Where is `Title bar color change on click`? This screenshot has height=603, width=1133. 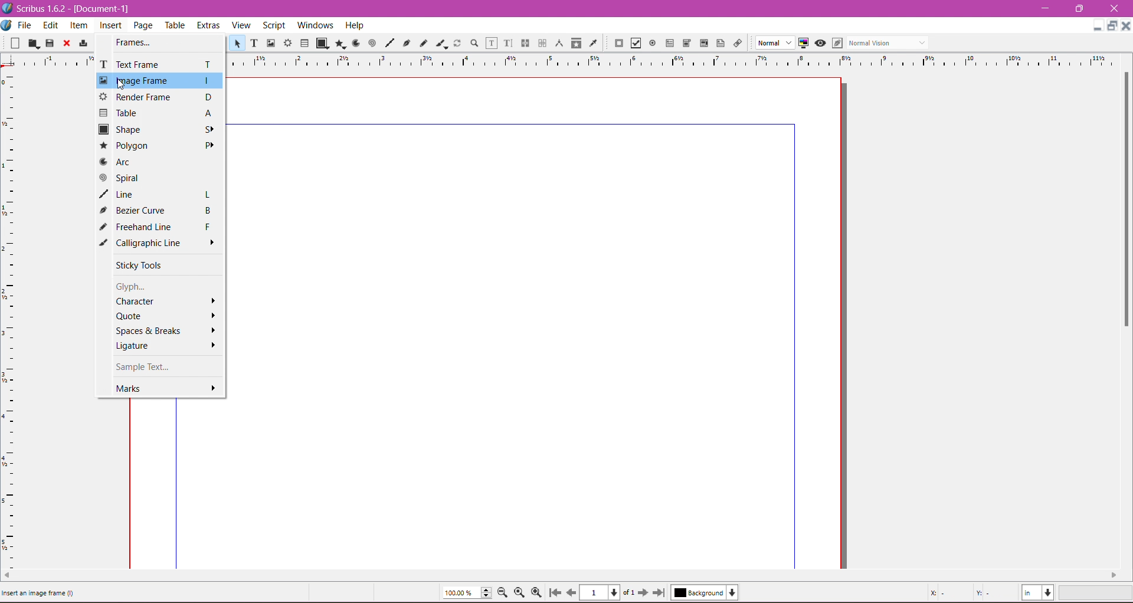 Title bar color change on click is located at coordinates (577, 8).